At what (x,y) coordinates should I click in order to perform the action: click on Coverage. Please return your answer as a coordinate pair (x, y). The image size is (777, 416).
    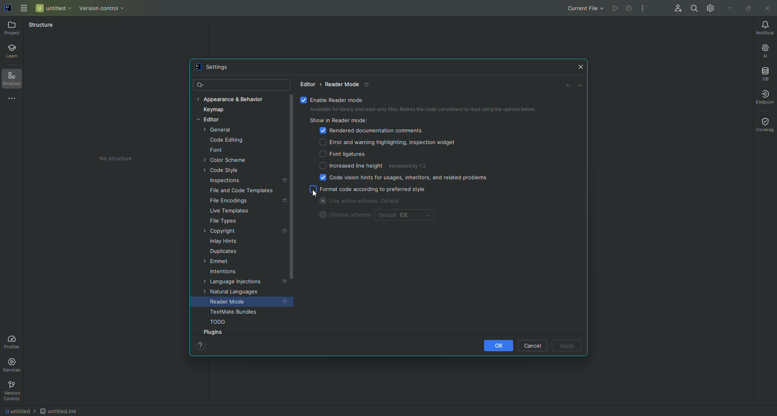
    Looking at the image, I should click on (764, 125).